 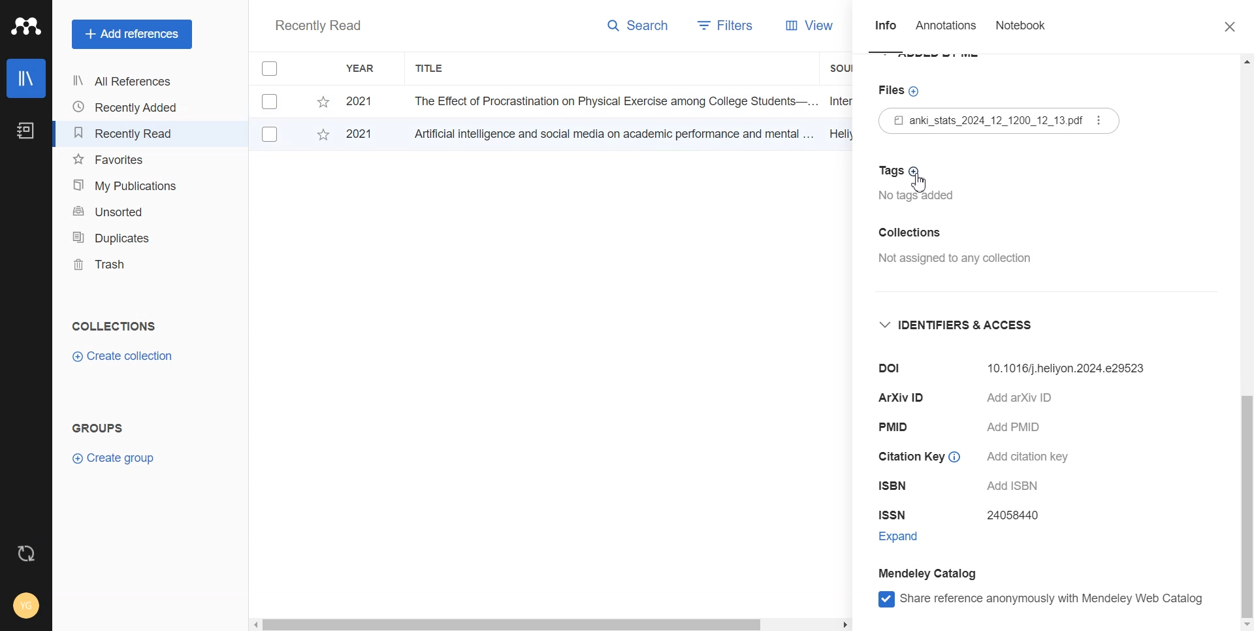 What do you see at coordinates (127, 133) in the screenshot?
I see `Recently Read` at bounding box center [127, 133].